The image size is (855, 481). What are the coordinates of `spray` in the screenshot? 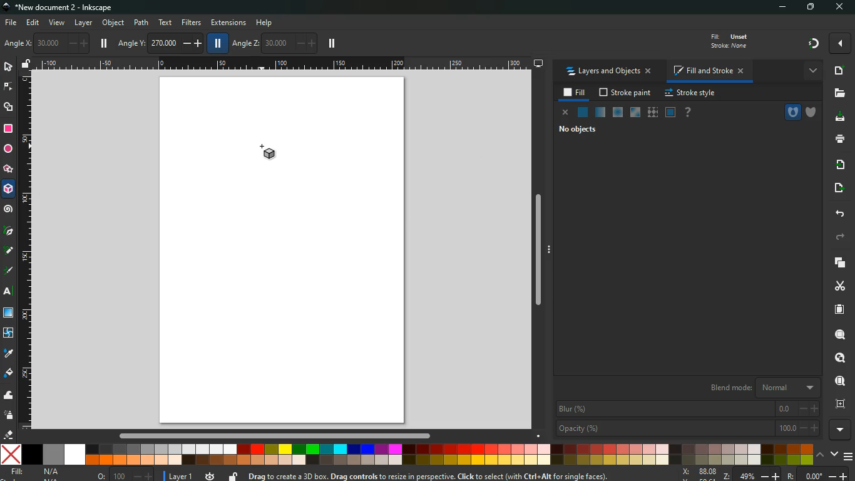 It's located at (9, 415).